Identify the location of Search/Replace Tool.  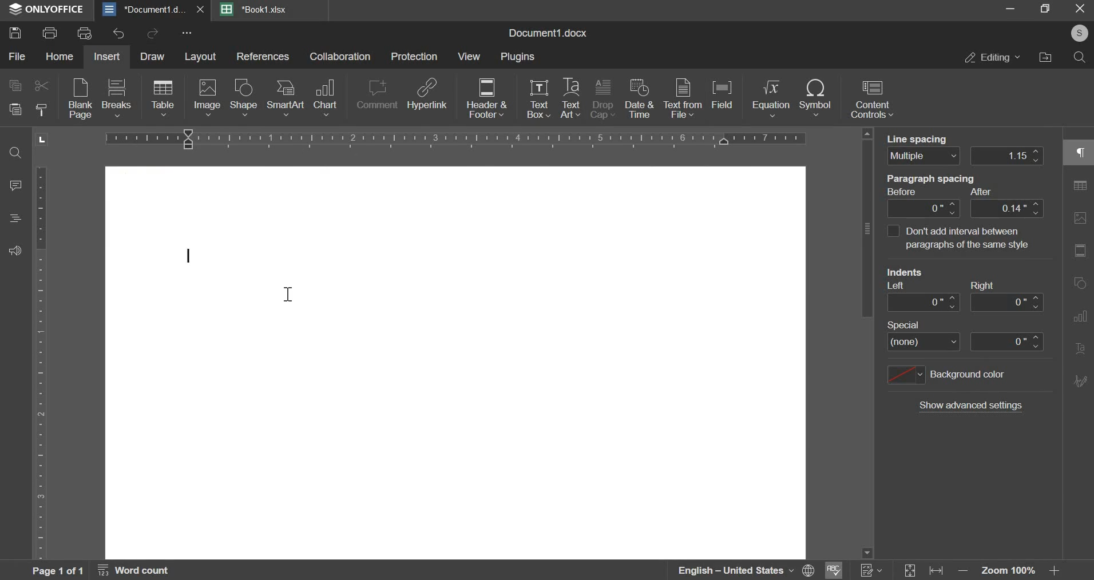
(1079, 186).